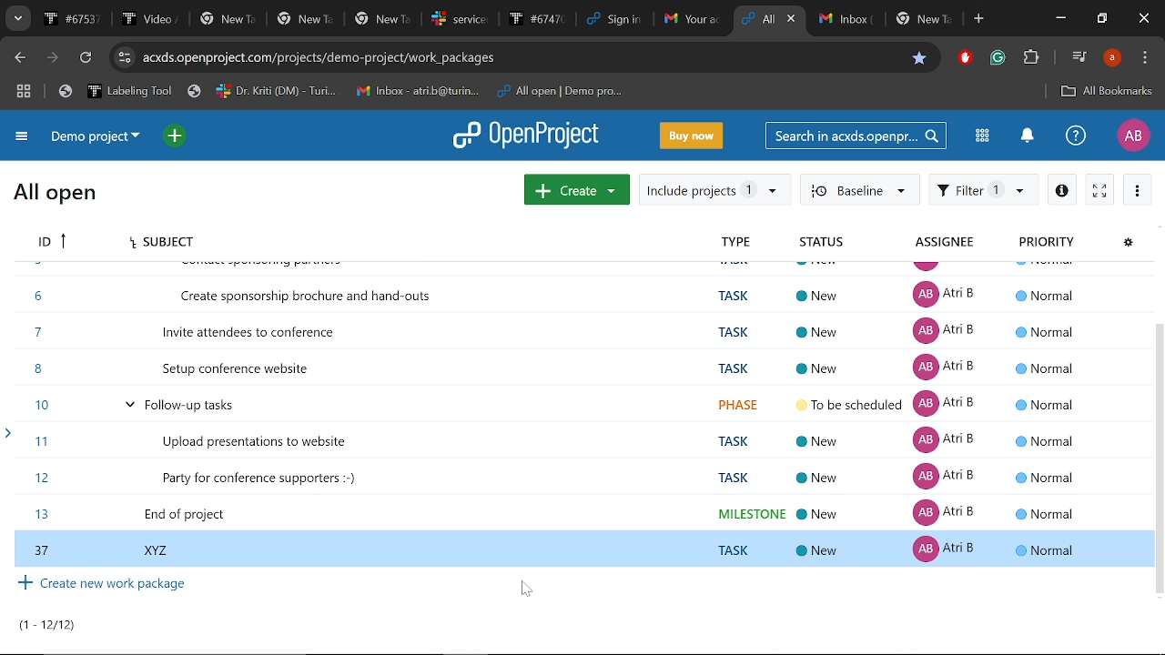  I want to click on Bookmarked tabs, so click(346, 92).